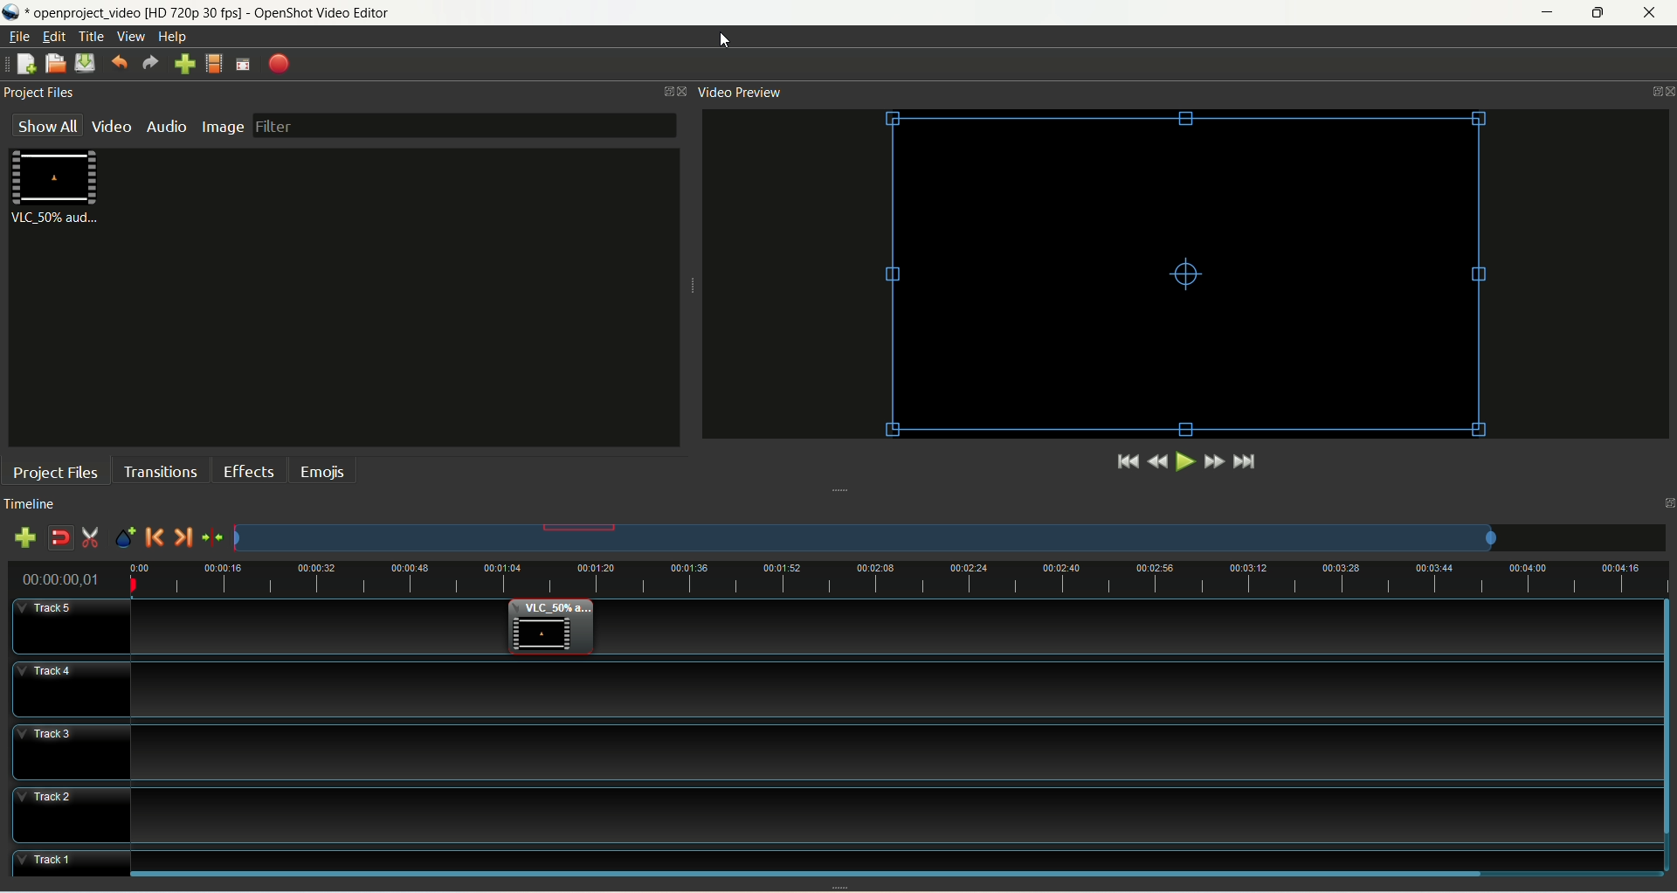  What do you see at coordinates (175, 37) in the screenshot?
I see `help` at bounding box center [175, 37].